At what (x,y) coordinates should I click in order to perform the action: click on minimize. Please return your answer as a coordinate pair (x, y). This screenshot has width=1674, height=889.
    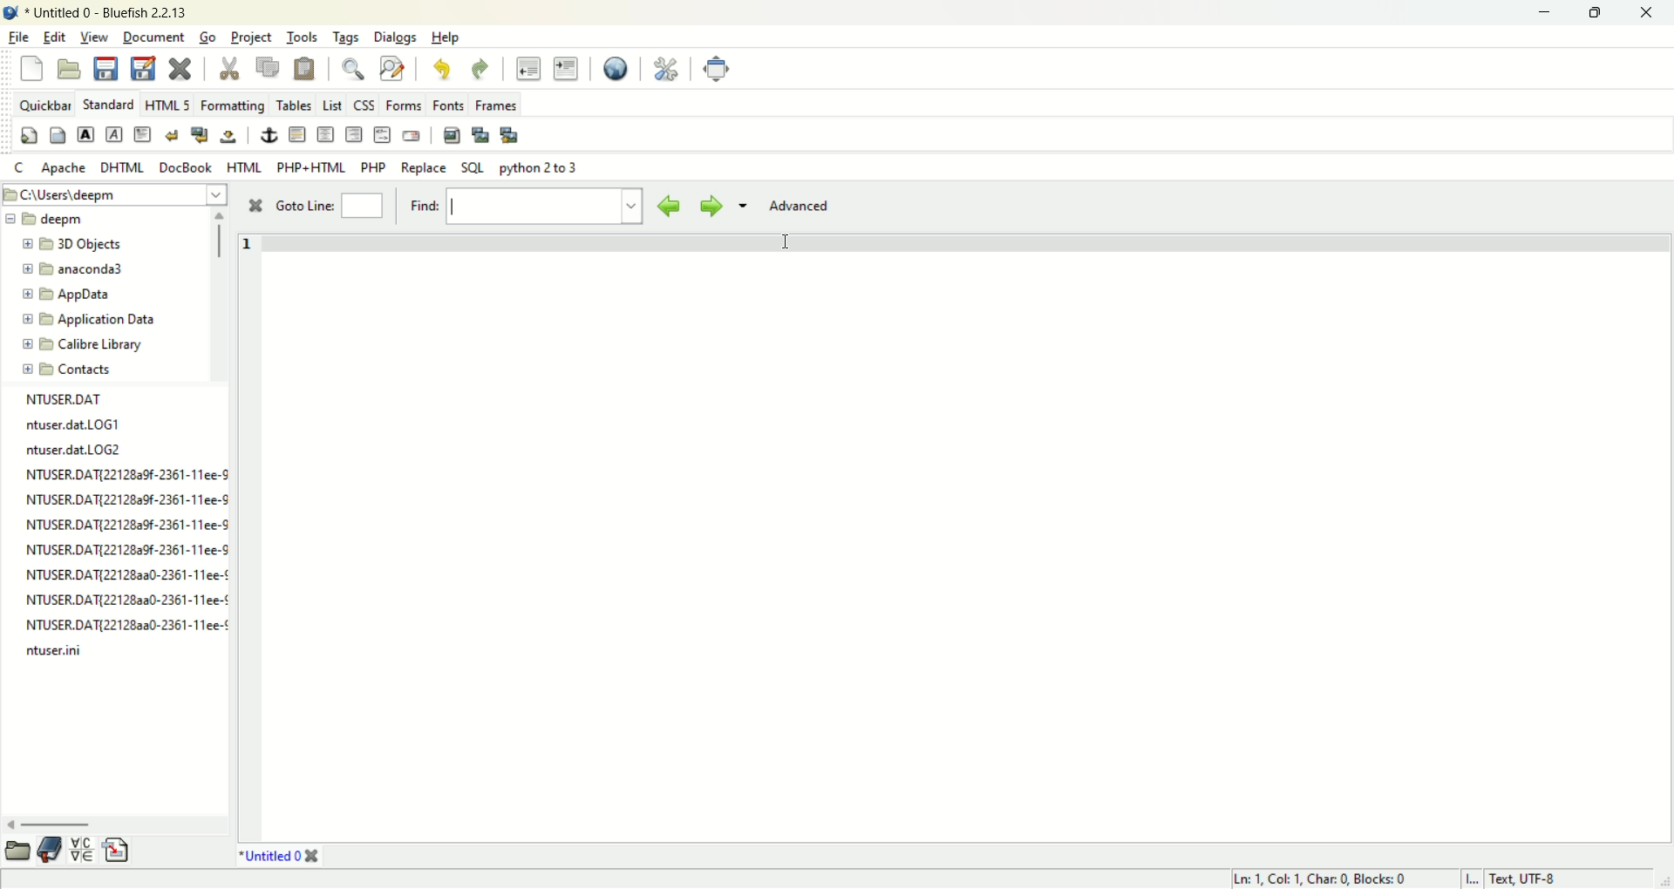
    Looking at the image, I should click on (1541, 14).